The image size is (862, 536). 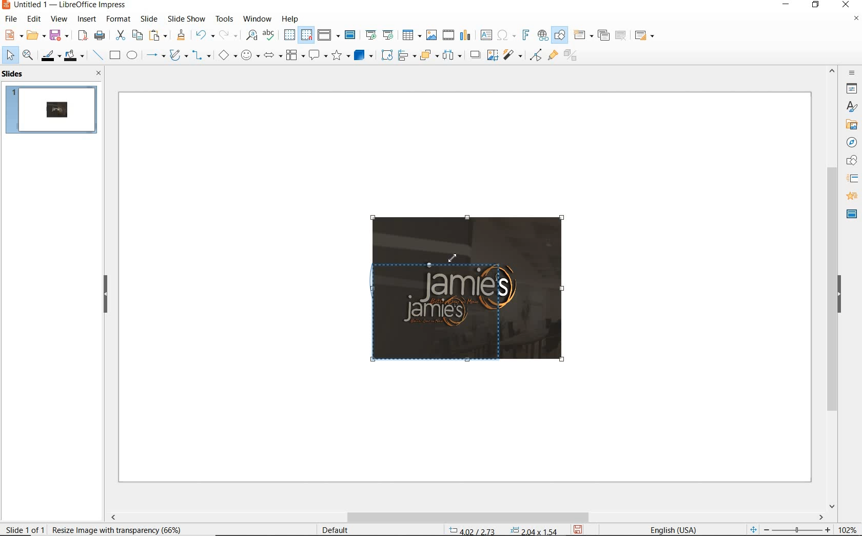 I want to click on display views, so click(x=329, y=36).